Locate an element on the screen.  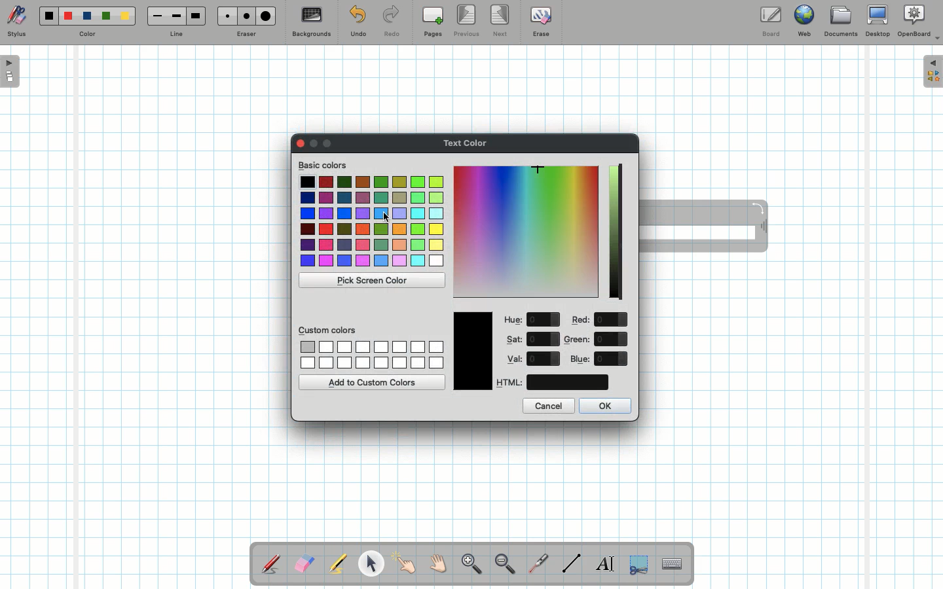
Laser pointer is located at coordinates (536, 564).